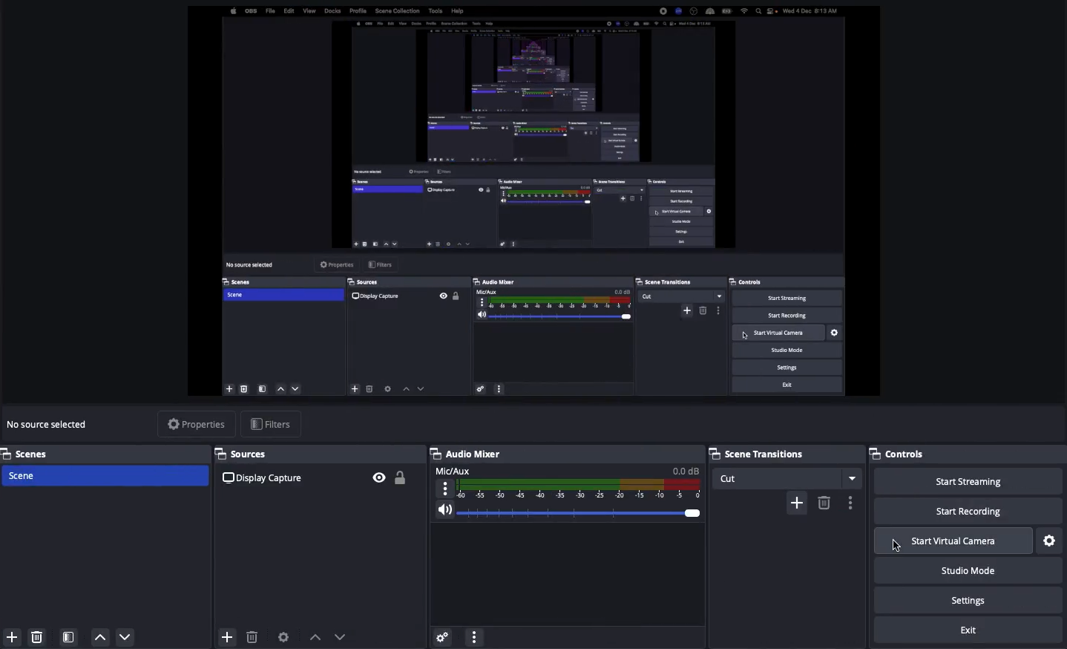 This screenshot has width=1067, height=649. I want to click on Unlock, so click(404, 474).